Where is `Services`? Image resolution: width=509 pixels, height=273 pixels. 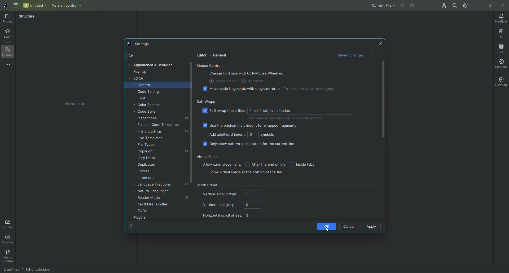 Services is located at coordinates (11, 239).